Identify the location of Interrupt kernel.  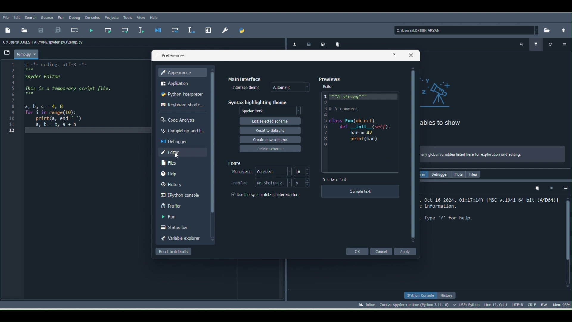
(551, 188).